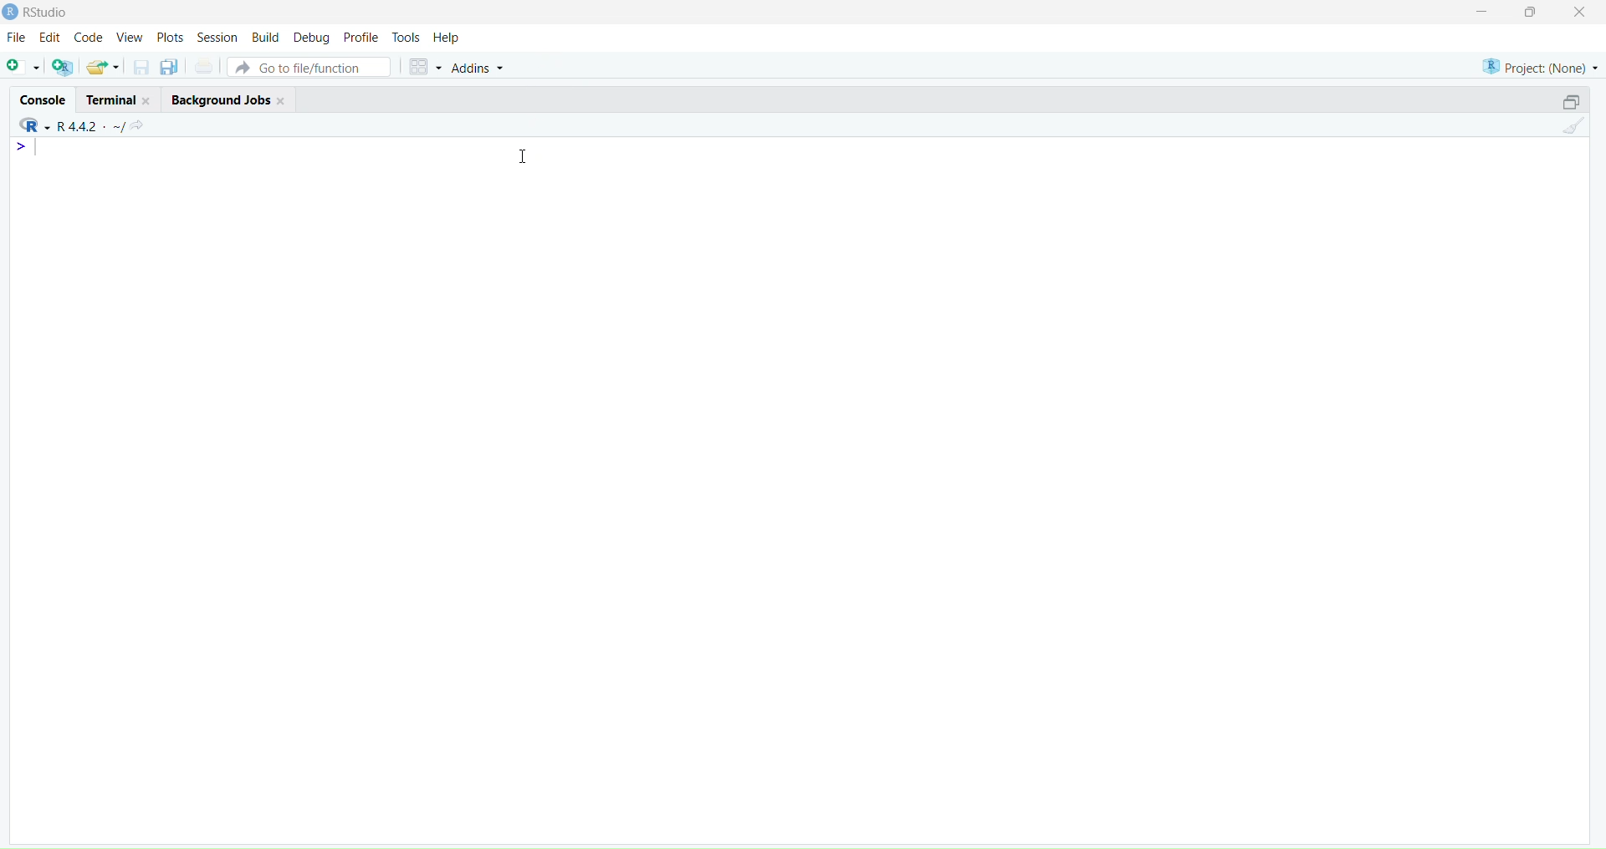 This screenshot has height=849, width=1606. What do you see at coordinates (92, 38) in the screenshot?
I see `code` at bounding box center [92, 38].